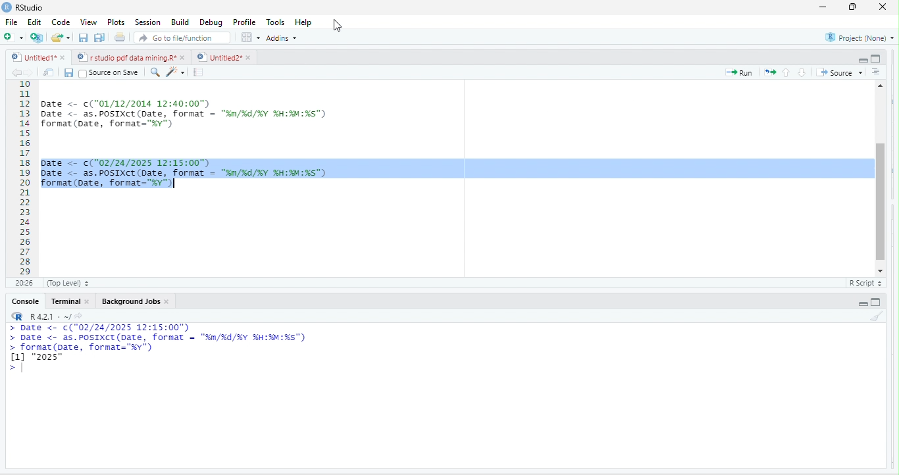 Image resolution: width=899 pixels, height=475 pixels. Describe the element at coordinates (176, 72) in the screenshot. I see `code tools` at that location.